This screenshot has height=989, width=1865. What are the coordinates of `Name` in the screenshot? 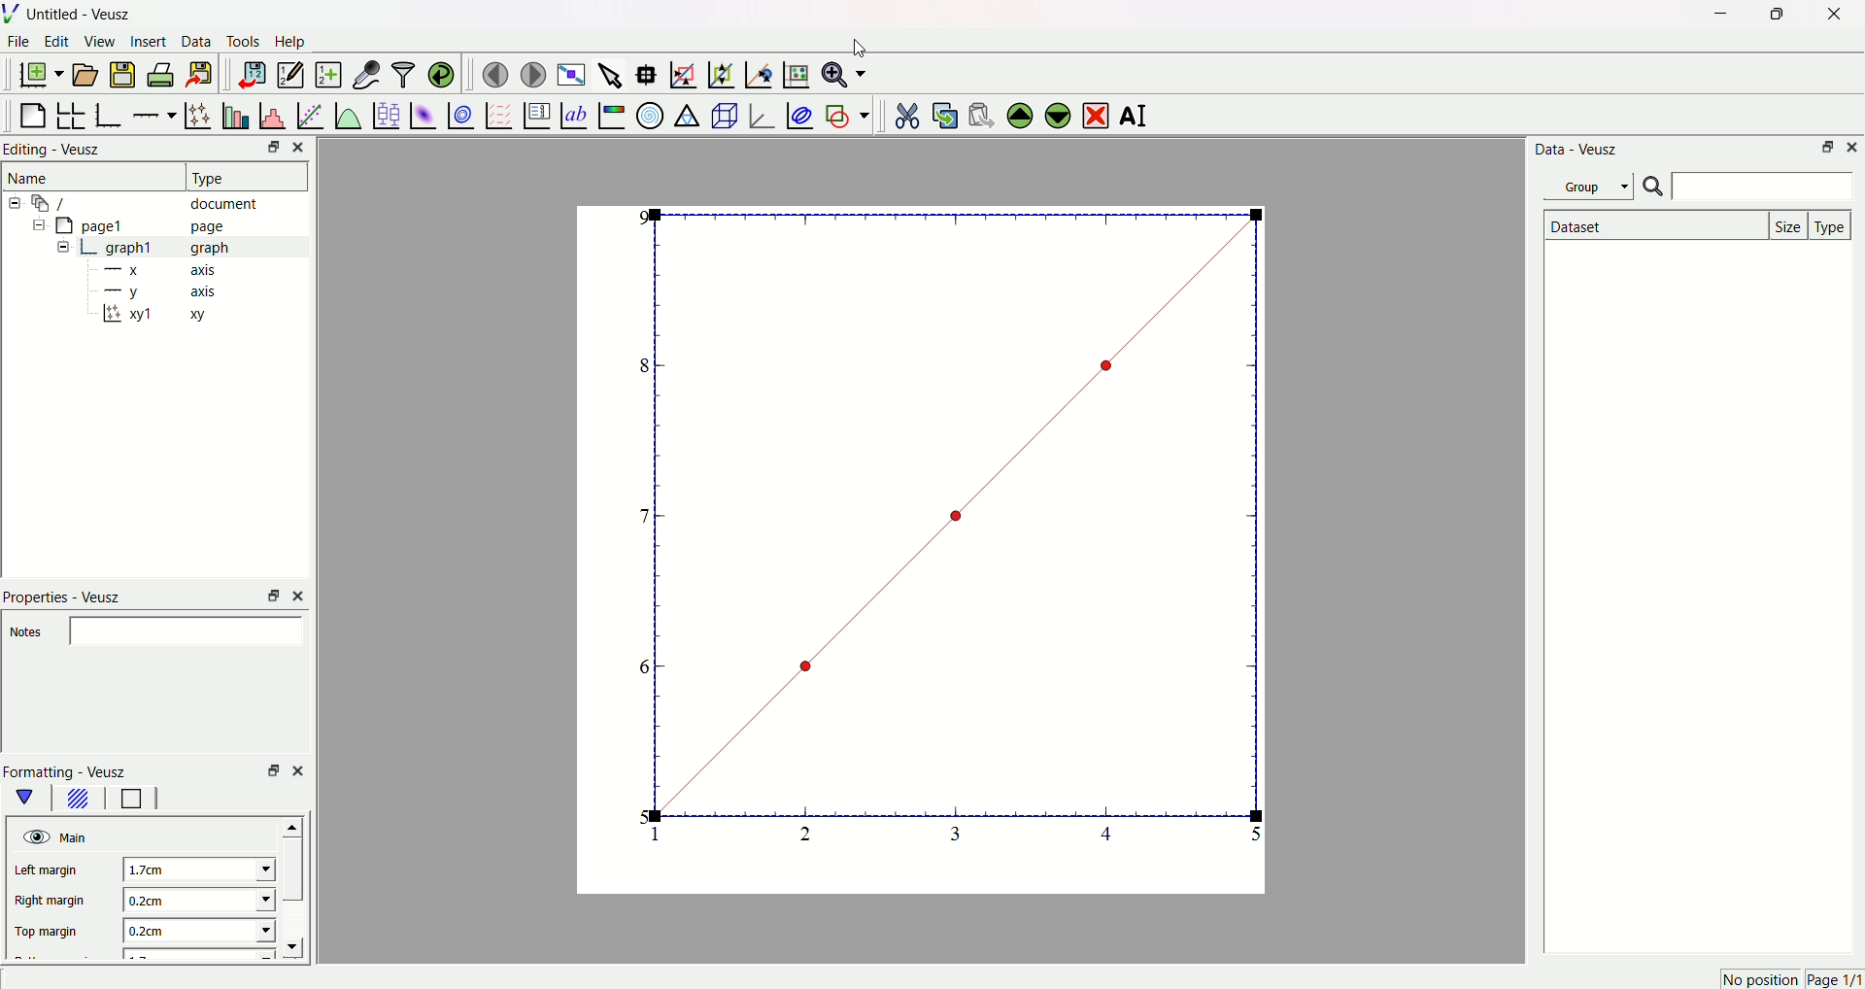 It's located at (32, 178).